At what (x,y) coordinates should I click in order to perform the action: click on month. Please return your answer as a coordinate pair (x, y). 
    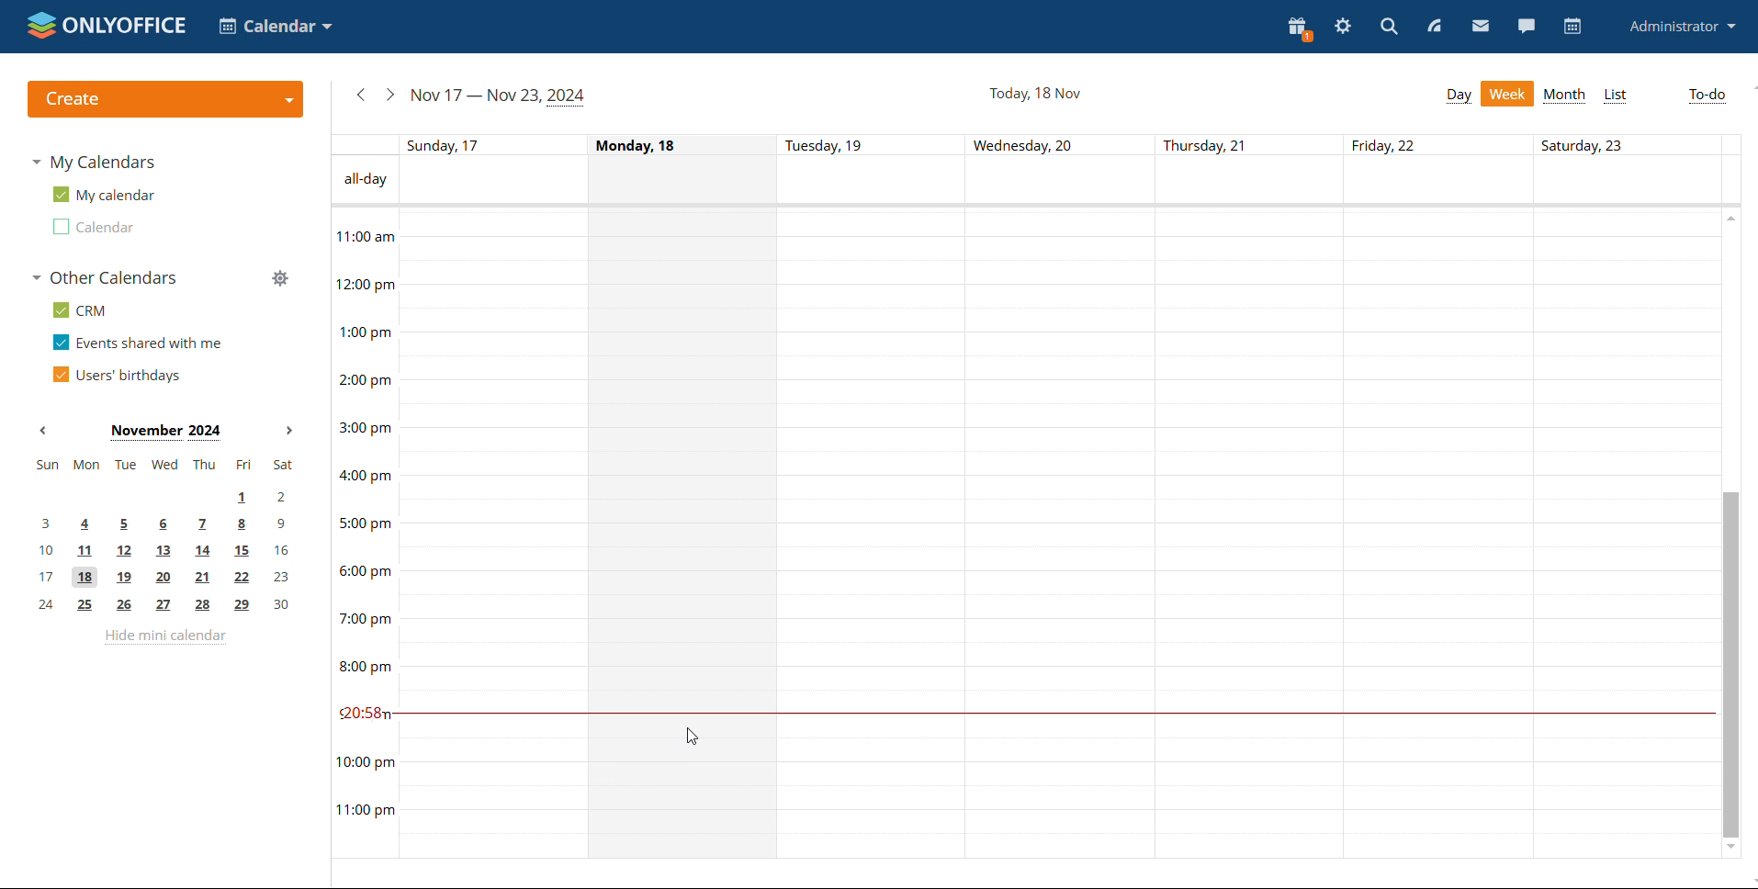
    Looking at the image, I should click on (1566, 96).